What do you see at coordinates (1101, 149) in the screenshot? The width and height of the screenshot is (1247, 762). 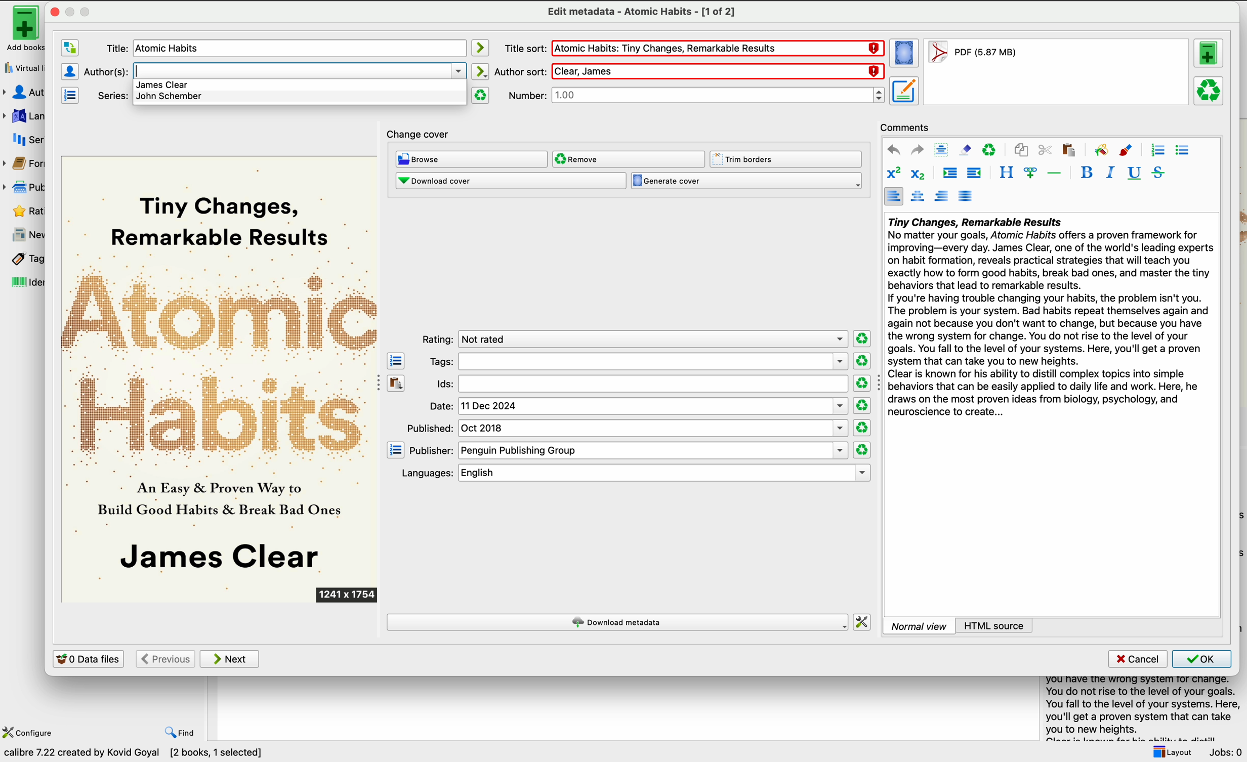 I see `background color` at bounding box center [1101, 149].